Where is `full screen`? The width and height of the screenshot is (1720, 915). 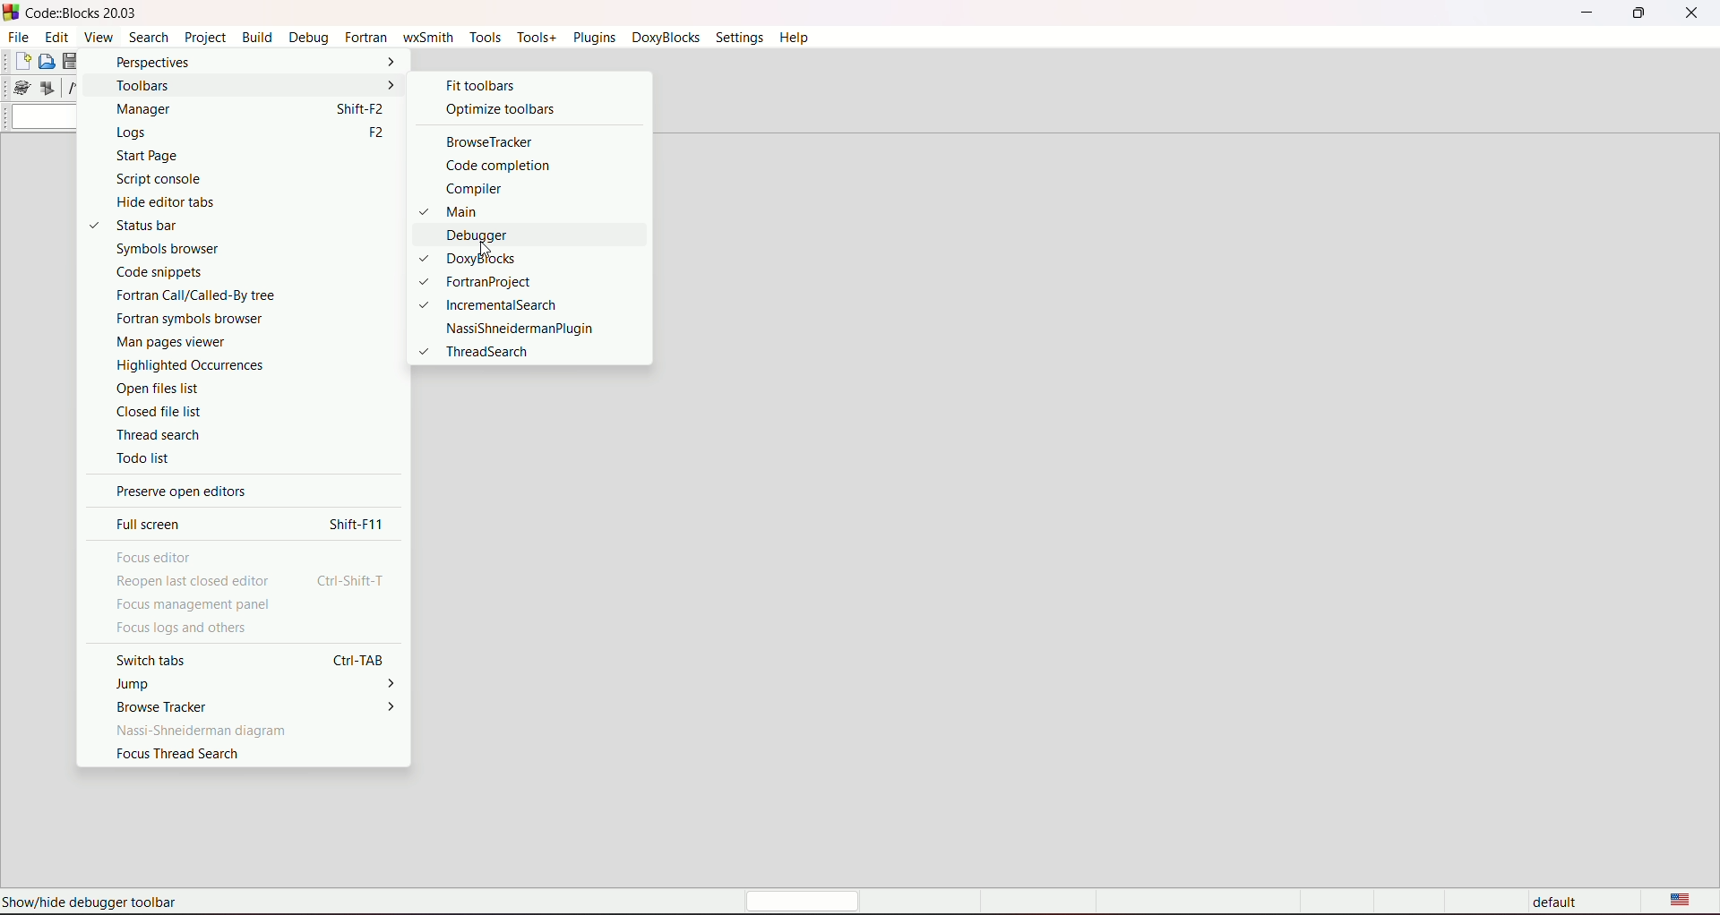 full screen is located at coordinates (152, 524).